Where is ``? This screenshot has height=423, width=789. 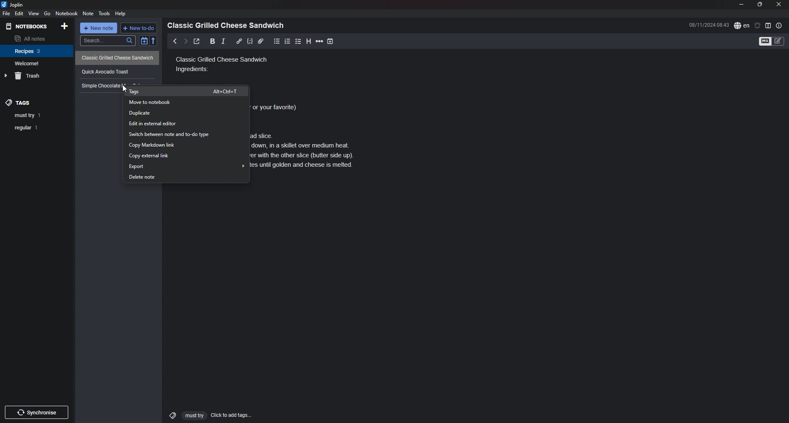
 is located at coordinates (37, 411).